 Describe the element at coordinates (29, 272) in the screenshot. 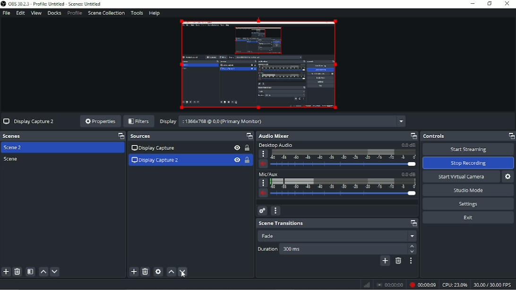

I see `Open scene filters` at that location.